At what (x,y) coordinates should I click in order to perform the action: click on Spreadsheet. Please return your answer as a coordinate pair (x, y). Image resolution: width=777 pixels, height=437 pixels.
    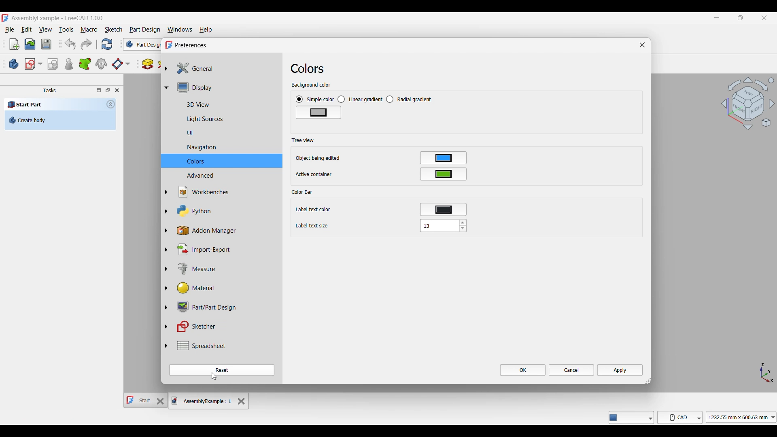
    Looking at the image, I should click on (195, 346).